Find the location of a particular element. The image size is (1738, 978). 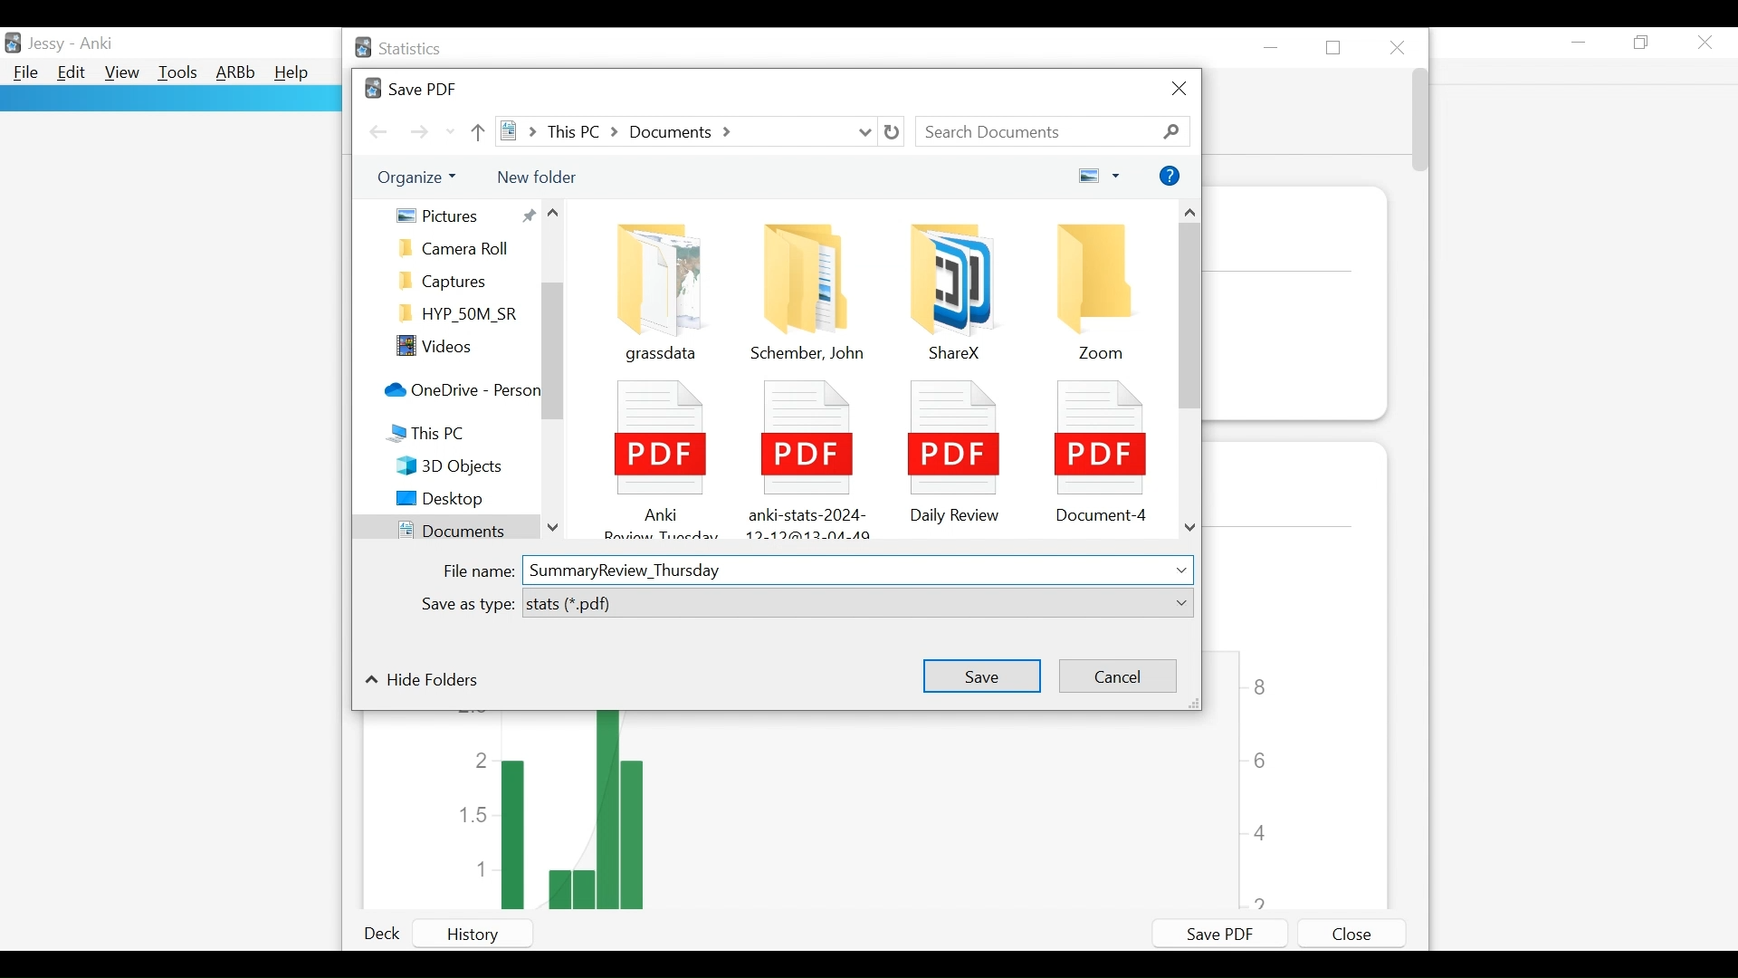

Folder is located at coordinates (460, 249).